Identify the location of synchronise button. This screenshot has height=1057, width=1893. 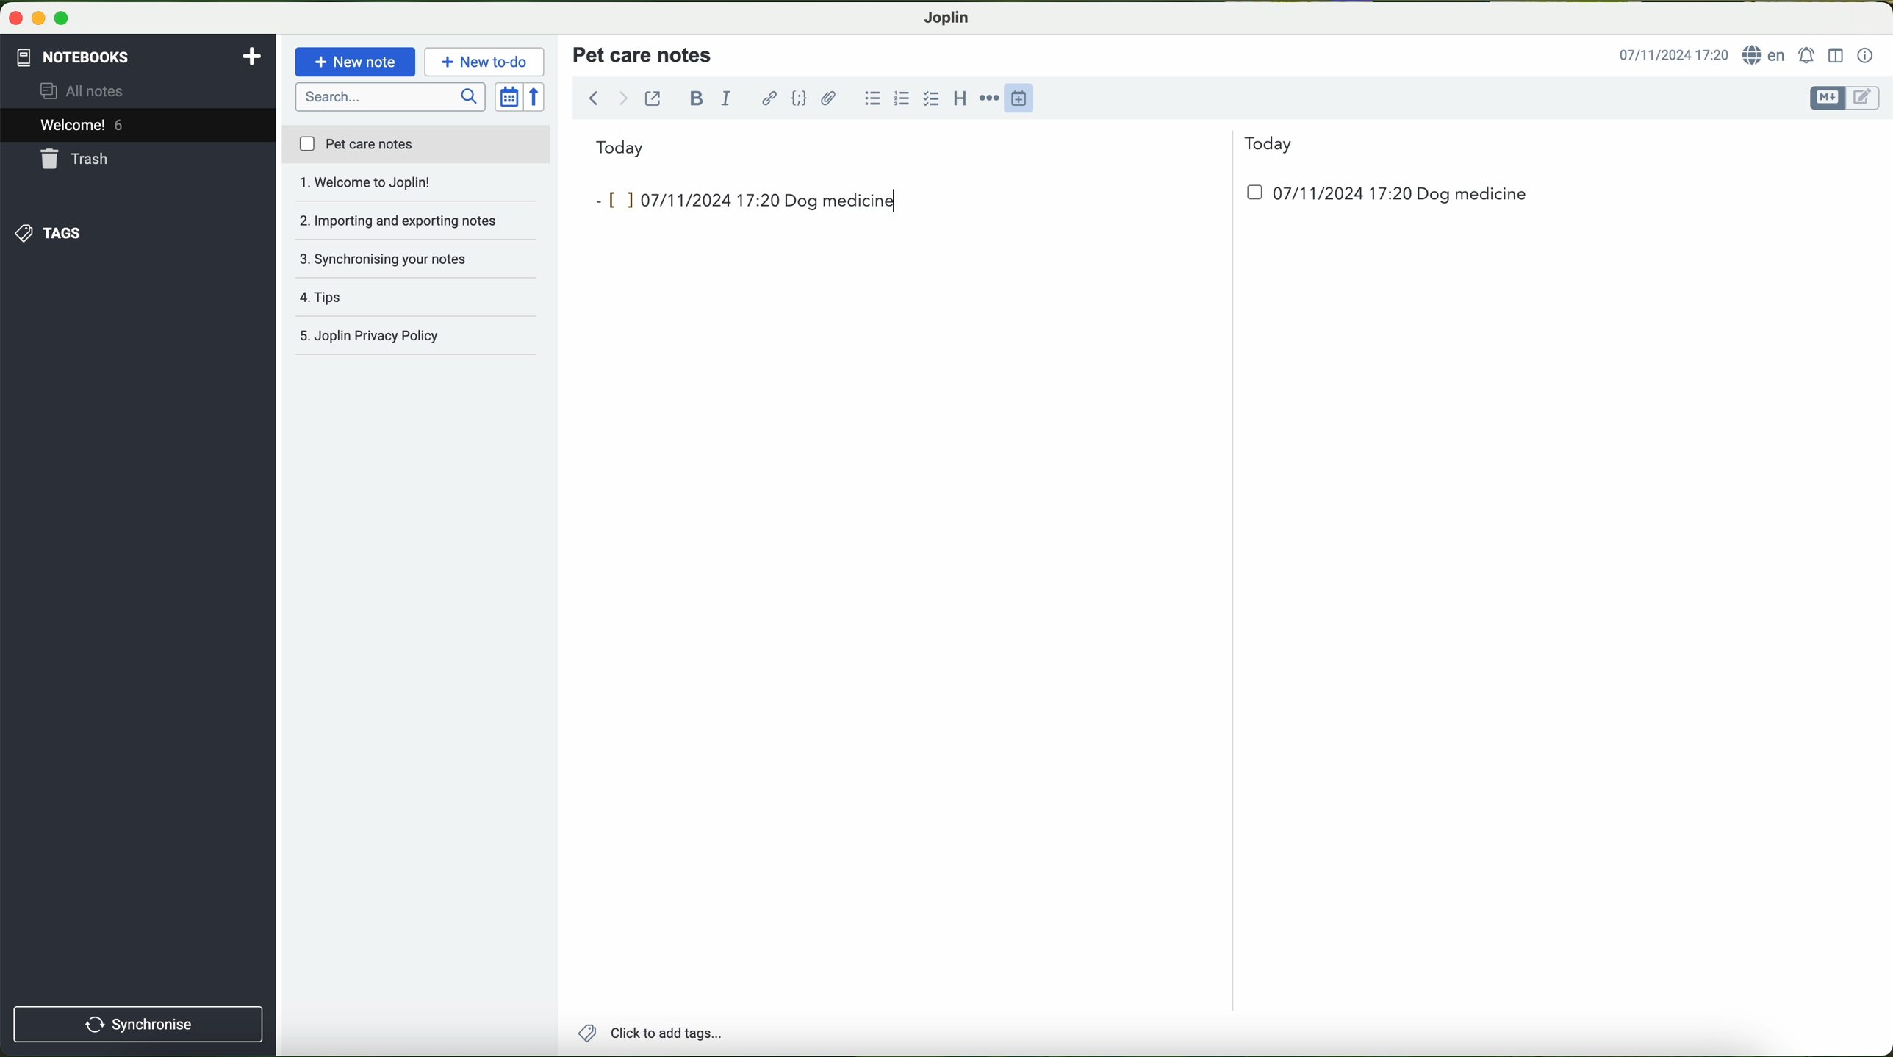
(138, 1024).